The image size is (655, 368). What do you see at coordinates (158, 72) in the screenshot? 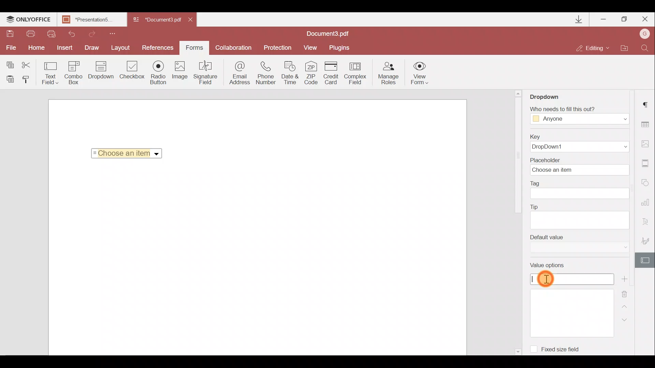
I see `Radio button` at bounding box center [158, 72].